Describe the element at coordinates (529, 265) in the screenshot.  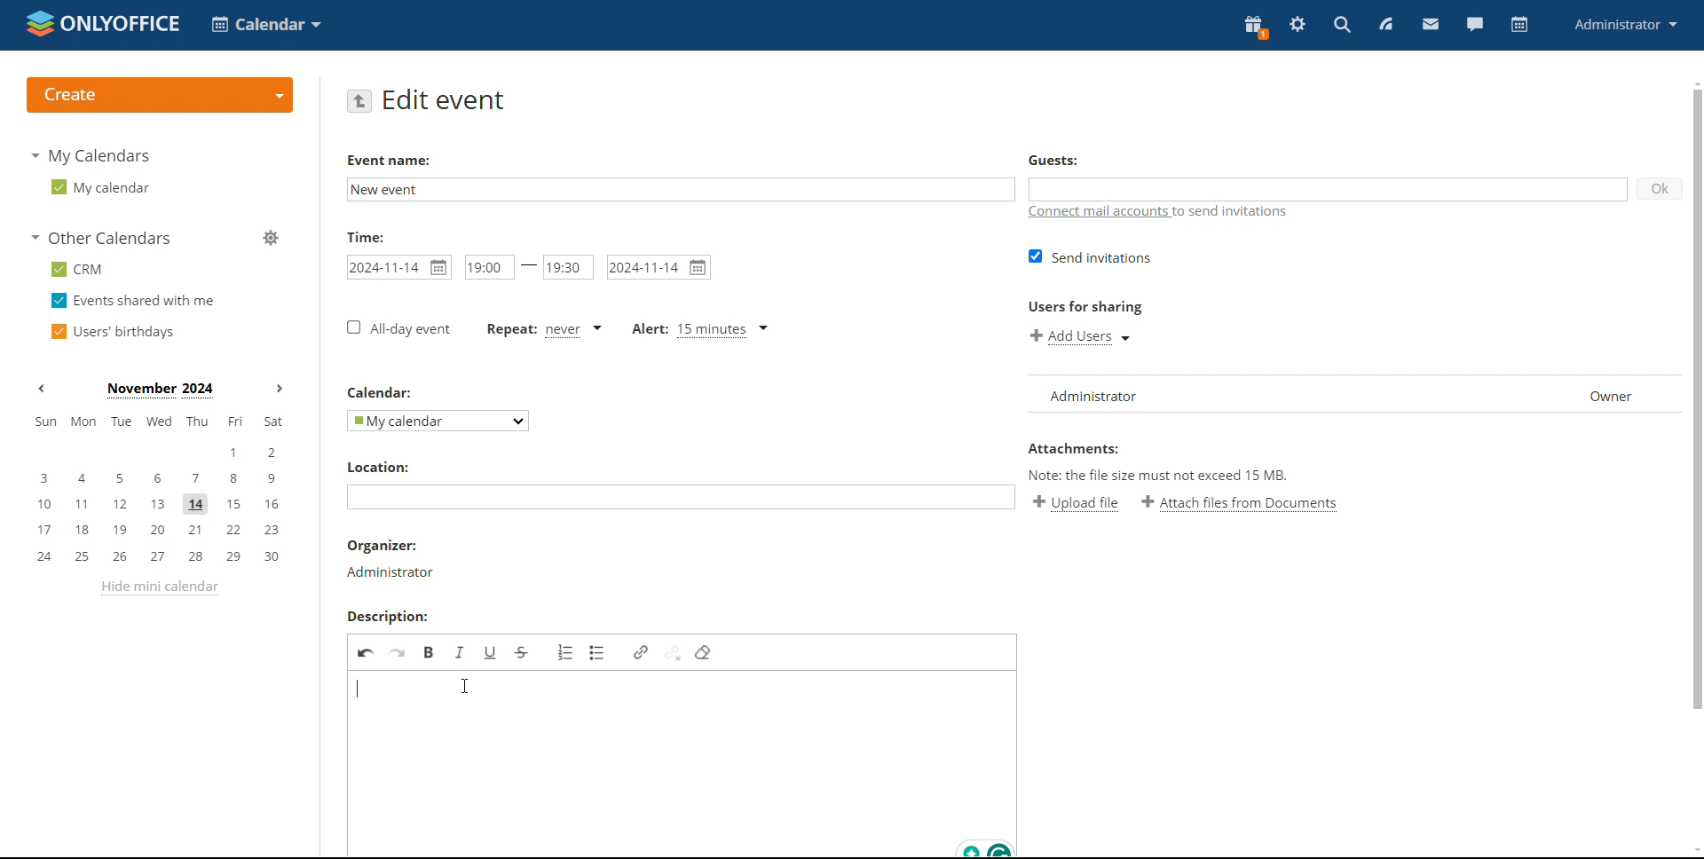
I see `-` at that location.